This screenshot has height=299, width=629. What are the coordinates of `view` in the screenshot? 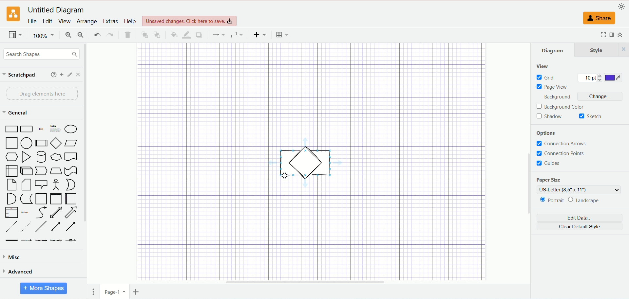 It's located at (15, 35).